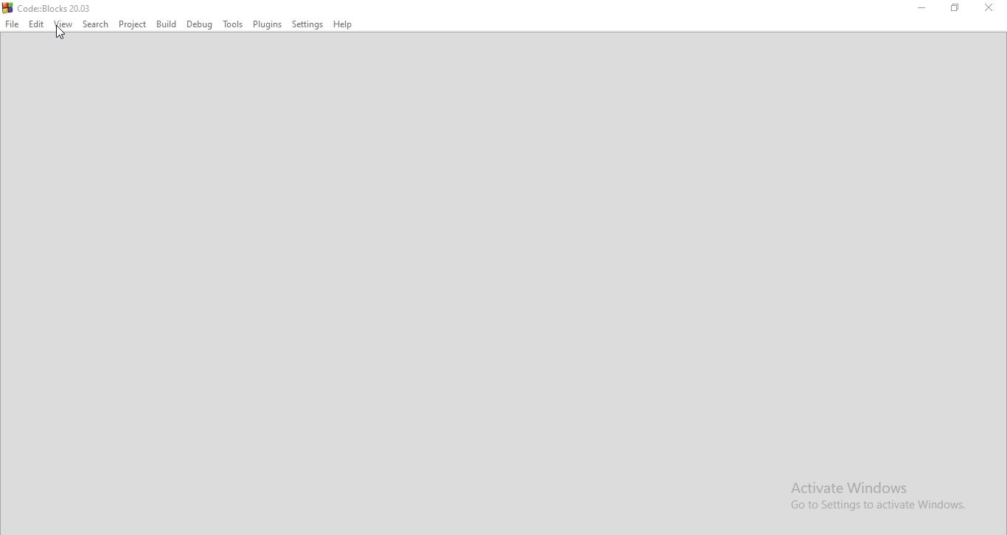 This screenshot has width=1007, height=535. I want to click on minimize, so click(921, 10).